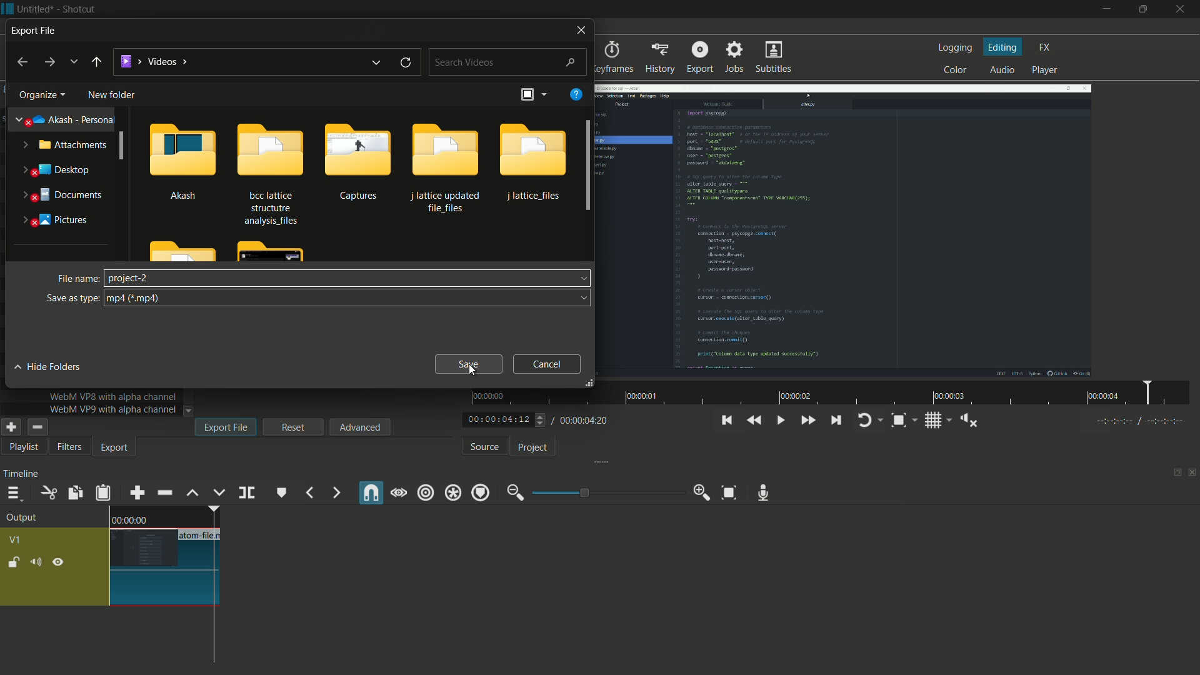 This screenshot has width=1200, height=675. I want to click on jobs, so click(736, 57).